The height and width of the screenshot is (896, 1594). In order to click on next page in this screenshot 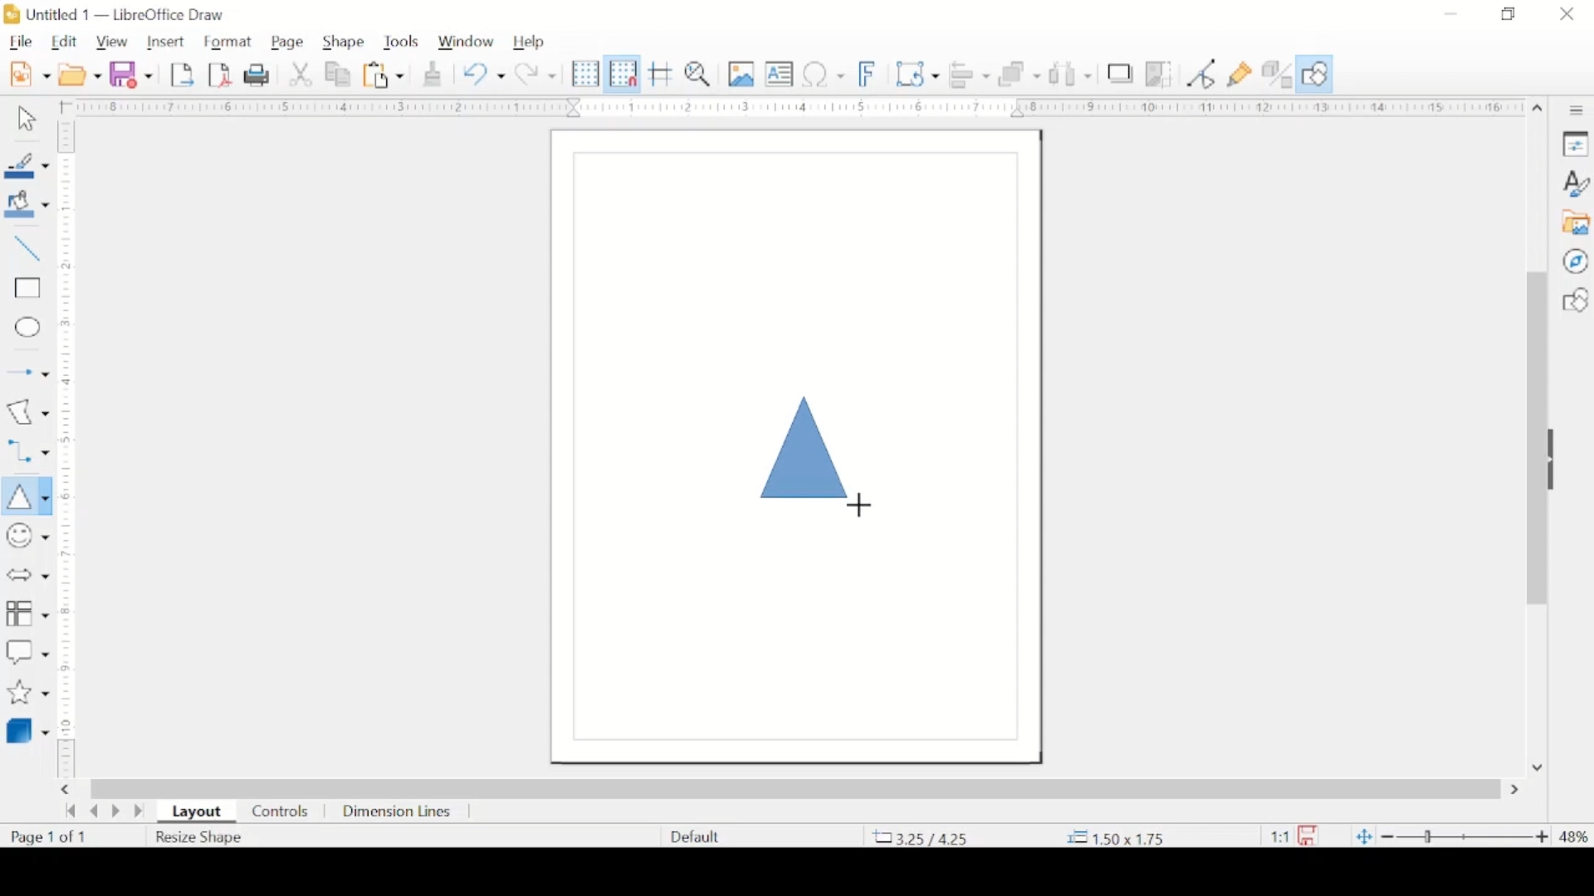, I will do `click(115, 813)`.